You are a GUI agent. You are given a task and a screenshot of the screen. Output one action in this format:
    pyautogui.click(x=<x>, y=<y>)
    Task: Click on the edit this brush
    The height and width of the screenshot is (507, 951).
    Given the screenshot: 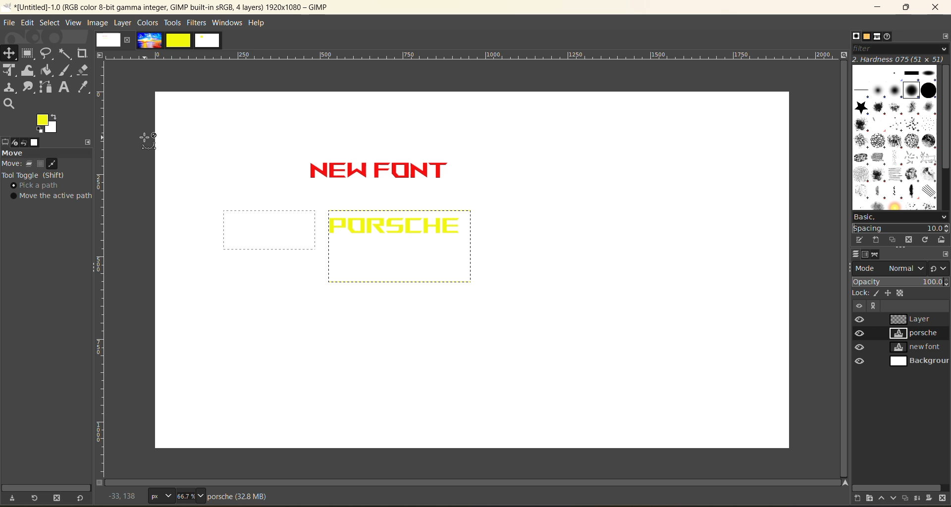 What is the action you would take?
    pyautogui.click(x=854, y=240)
    